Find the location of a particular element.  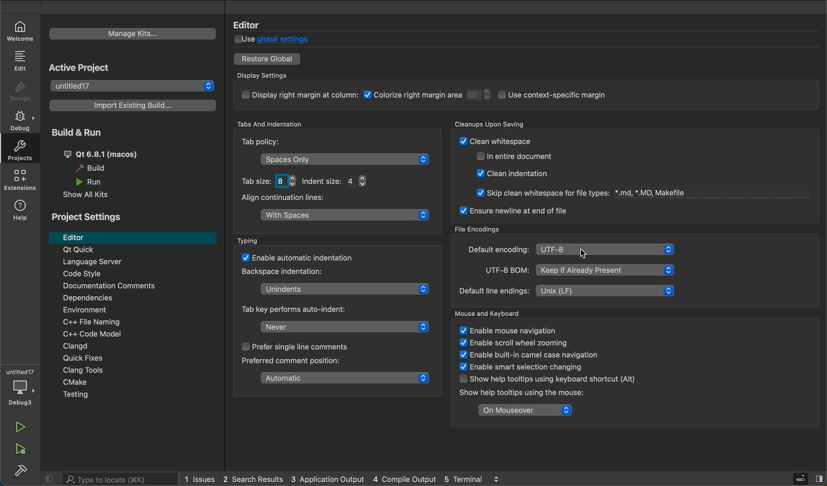

Indent Size is located at coordinates (337, 181).